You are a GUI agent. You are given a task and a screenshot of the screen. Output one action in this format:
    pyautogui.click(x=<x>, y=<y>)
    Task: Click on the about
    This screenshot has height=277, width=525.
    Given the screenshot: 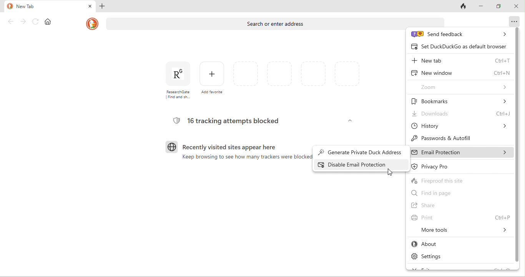 What is the action you would take?
    pyautogui.click(x=439, y=244)
    